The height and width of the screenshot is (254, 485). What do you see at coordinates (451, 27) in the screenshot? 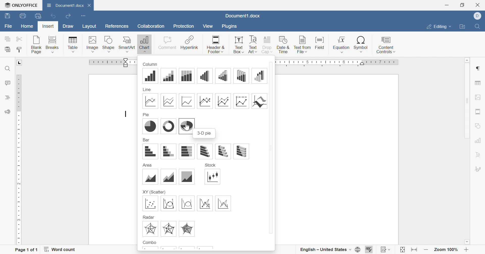
I see `Drop Down` at bounding box center [451, 27].